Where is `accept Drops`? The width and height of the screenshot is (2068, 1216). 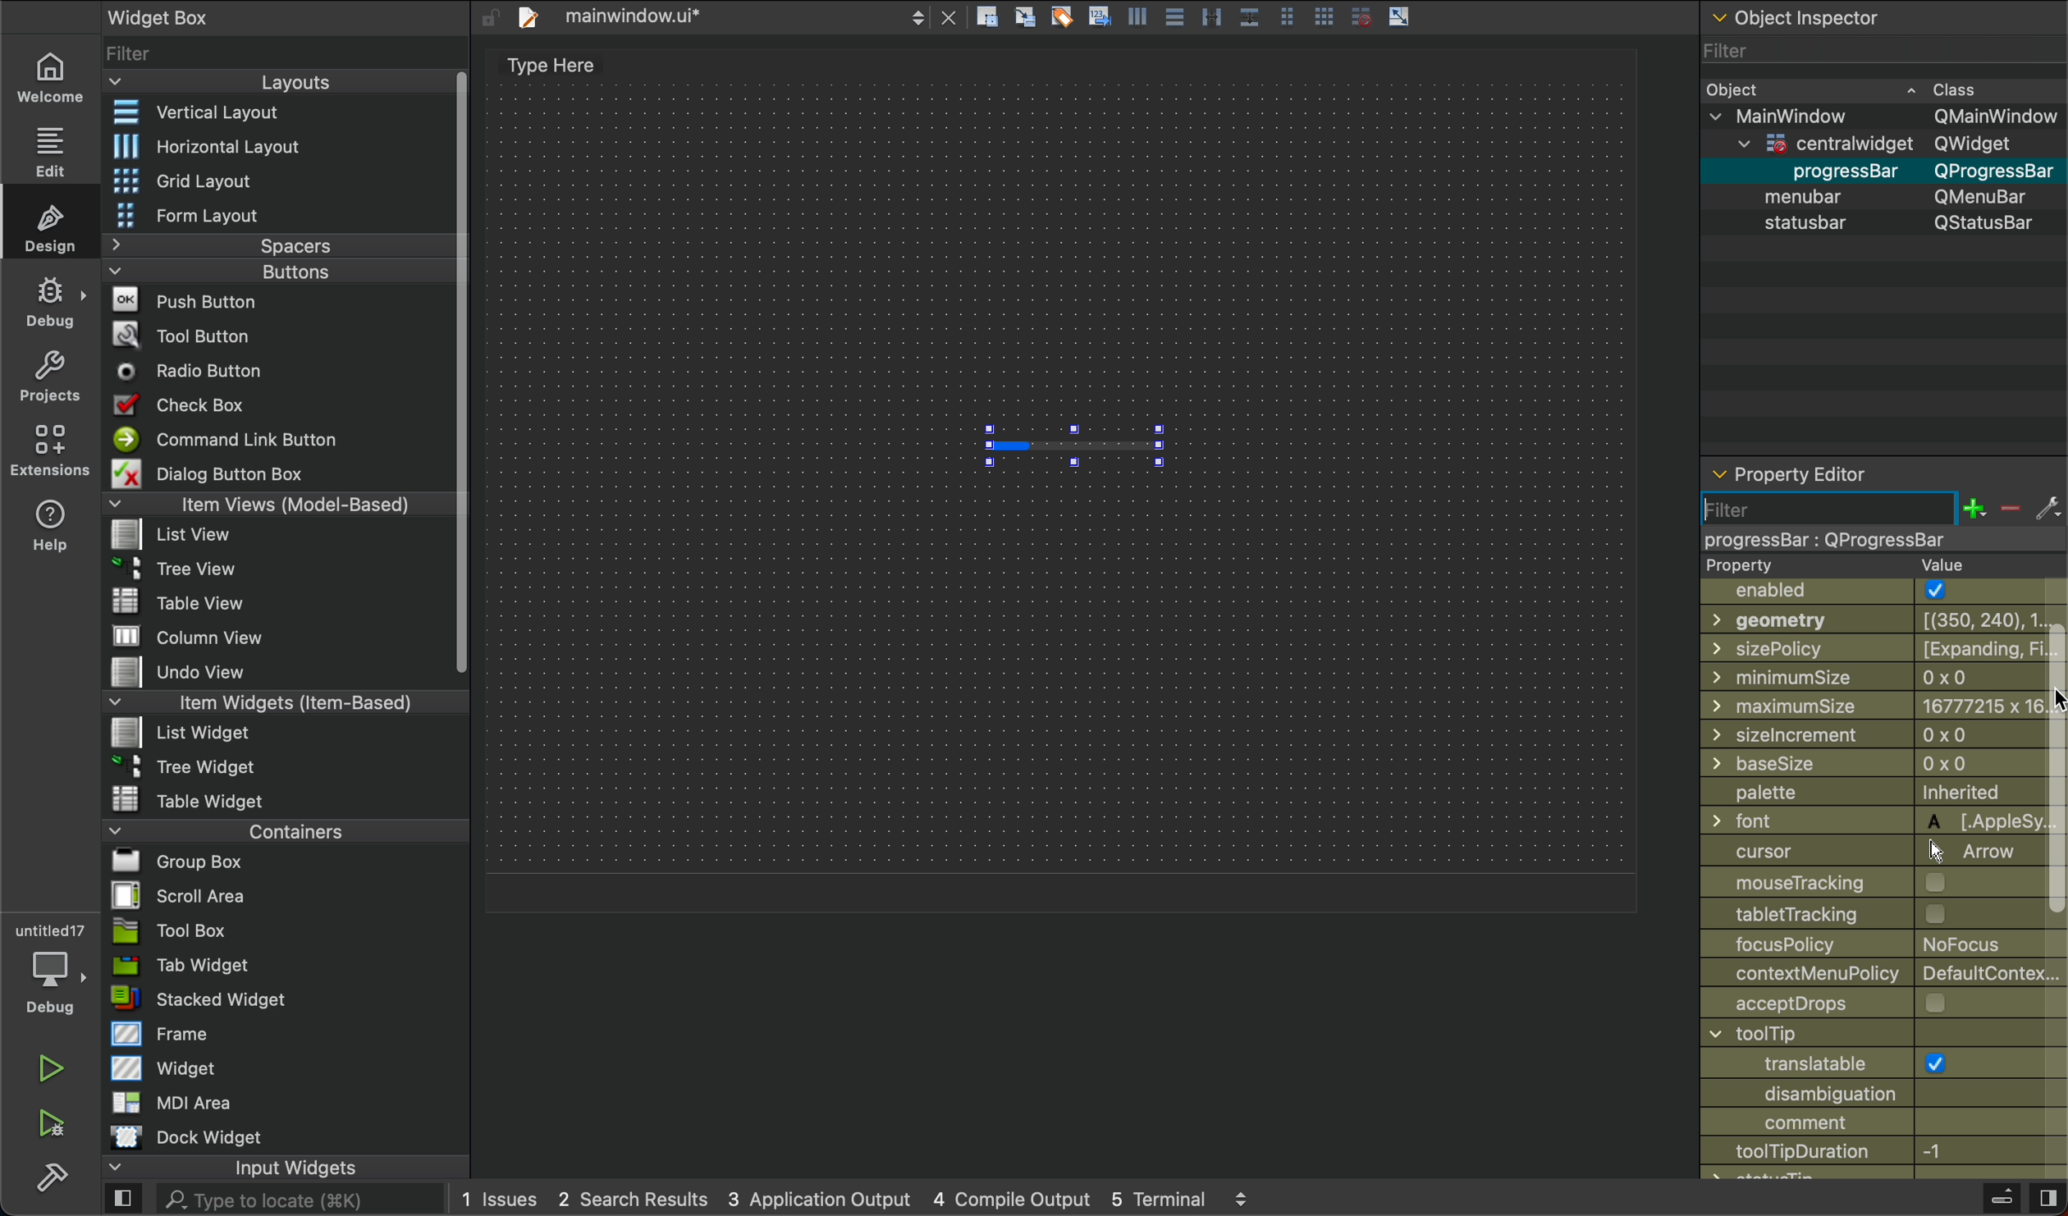
accept Drops is located at coordinates (1886, 1001).